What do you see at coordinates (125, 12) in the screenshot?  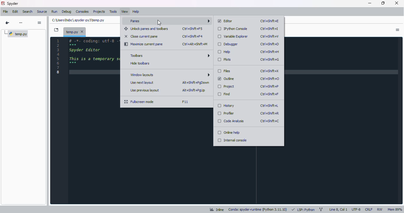 I see `view` at bounding box center [125, 12].